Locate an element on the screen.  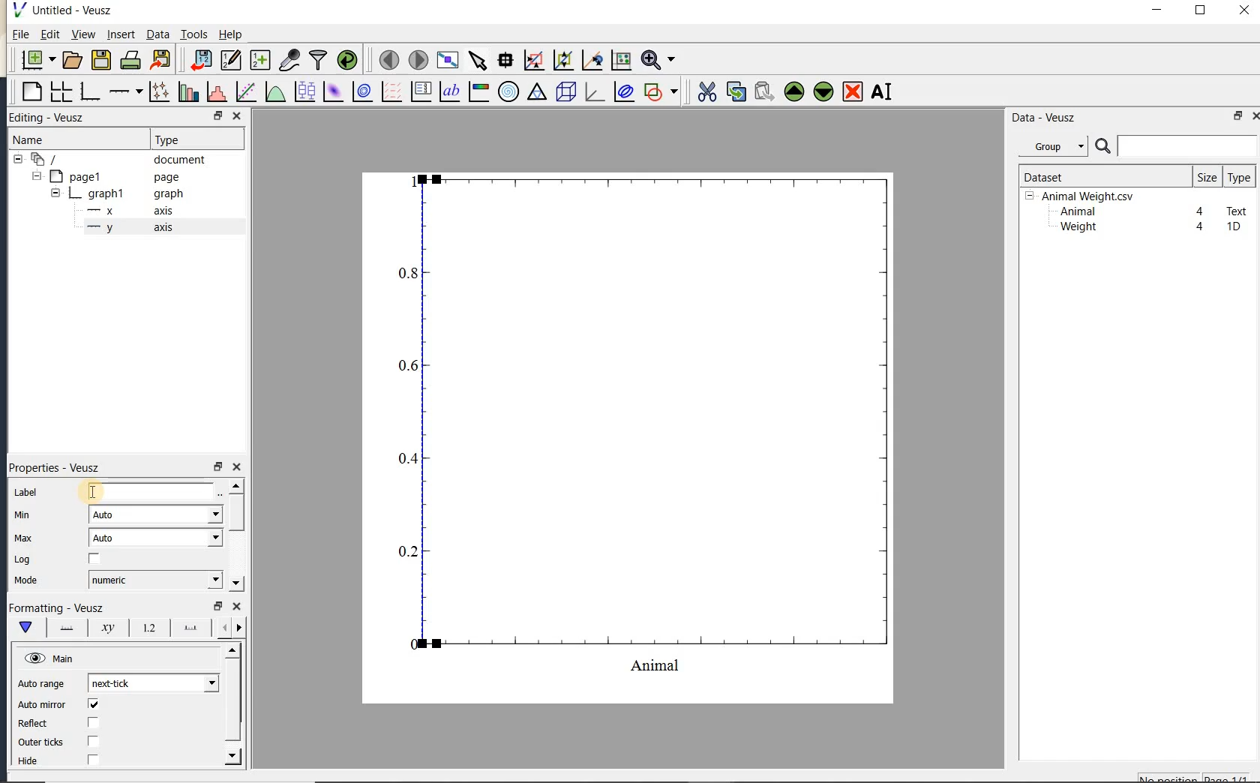
plot key is located at coordinates (419, 91).